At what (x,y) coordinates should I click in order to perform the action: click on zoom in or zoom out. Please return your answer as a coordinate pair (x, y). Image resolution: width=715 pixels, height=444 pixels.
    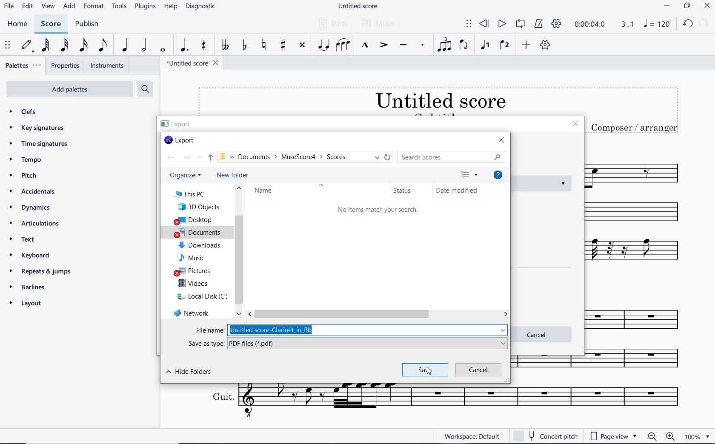
    Looking at the image, I should click on (661, 436).